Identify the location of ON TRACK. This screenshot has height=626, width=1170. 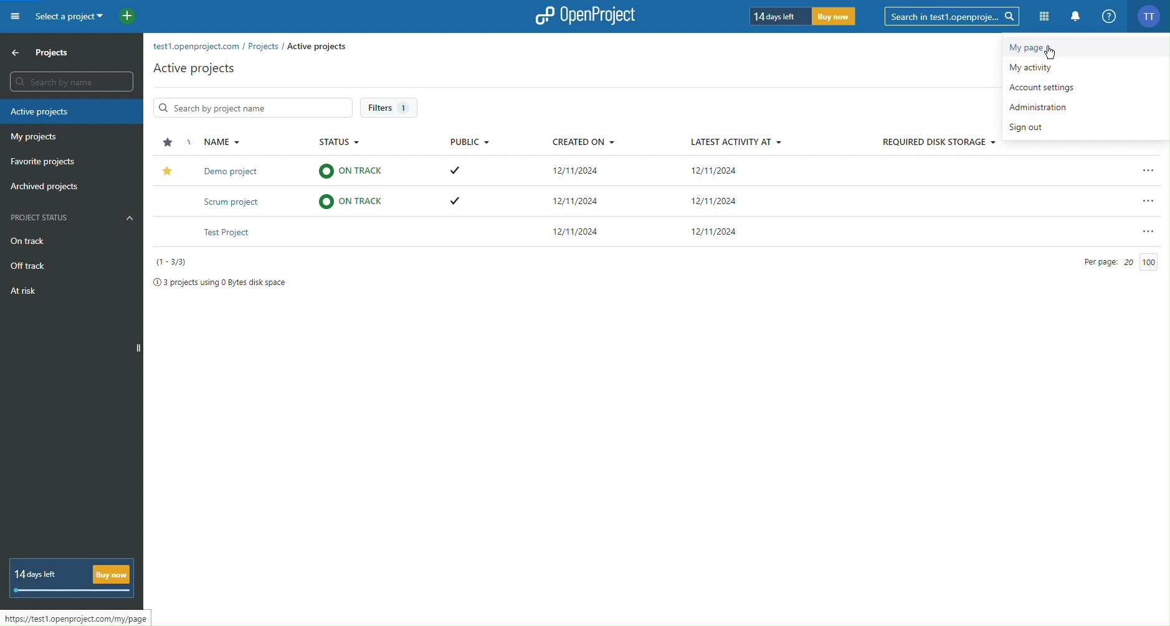
(354, 202).